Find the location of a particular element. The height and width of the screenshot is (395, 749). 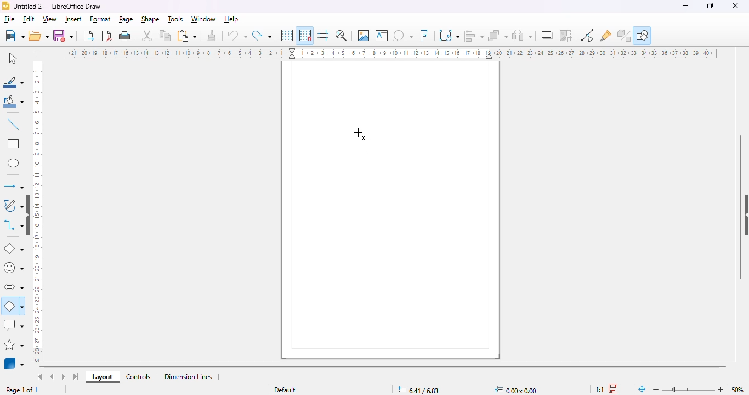

tools is located at coordinates (174, 20).